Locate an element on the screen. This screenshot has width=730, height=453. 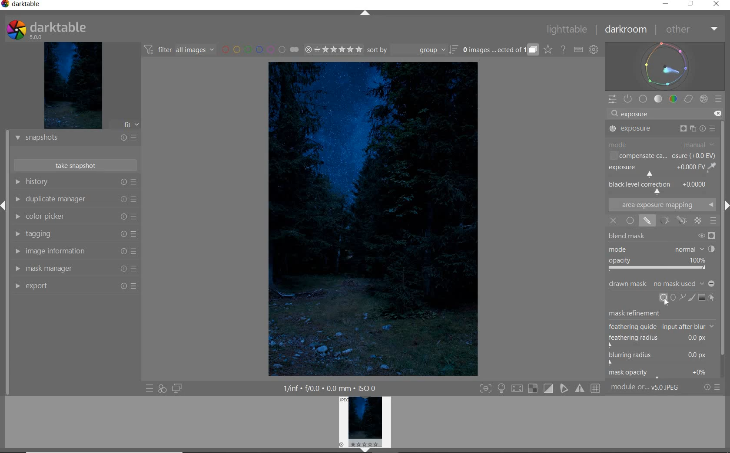
SNAPSHOTS is located at coordinates (75, 139).